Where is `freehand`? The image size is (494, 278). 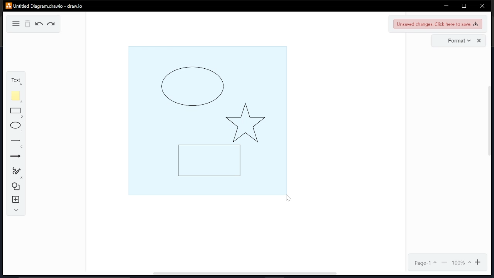 freehand is located at coordinates (16, 173).